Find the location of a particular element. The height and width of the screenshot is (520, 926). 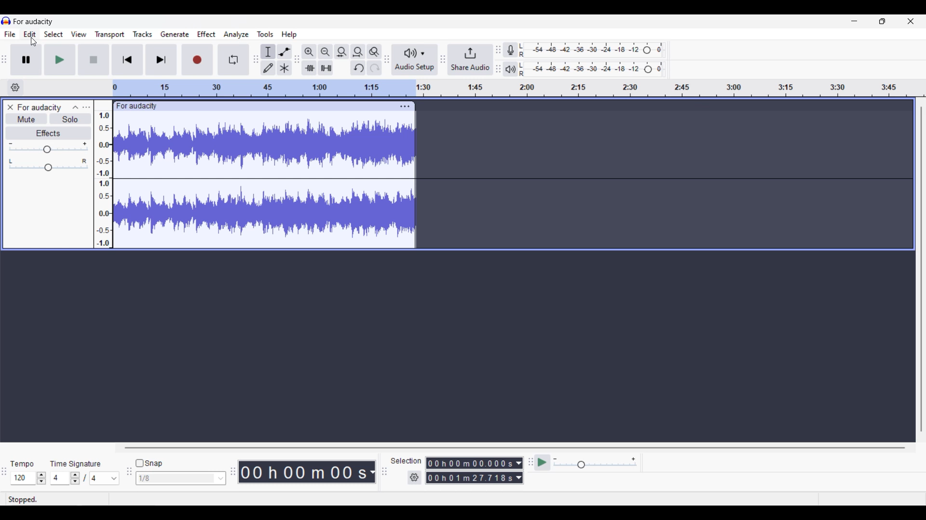

timestamp is located at coordinates (306, 472).